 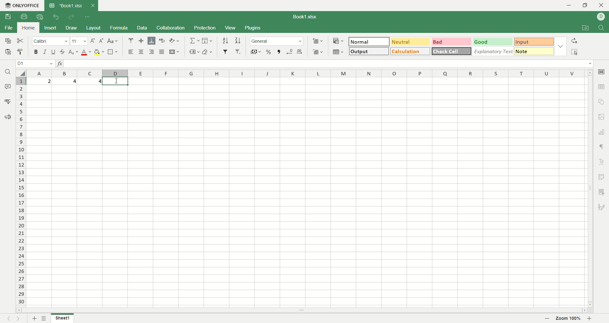 I want to click on object settings, so click(x=602, y=102).